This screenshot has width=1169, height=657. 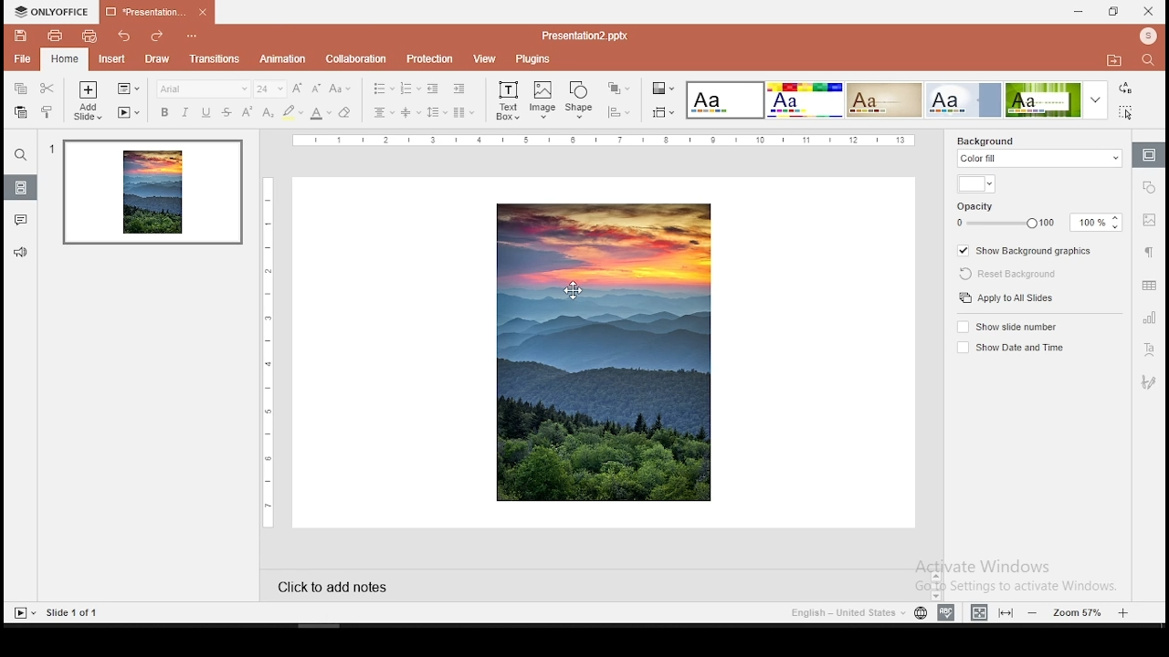 I want to click on click to add notes, so click(x=339, y=587).